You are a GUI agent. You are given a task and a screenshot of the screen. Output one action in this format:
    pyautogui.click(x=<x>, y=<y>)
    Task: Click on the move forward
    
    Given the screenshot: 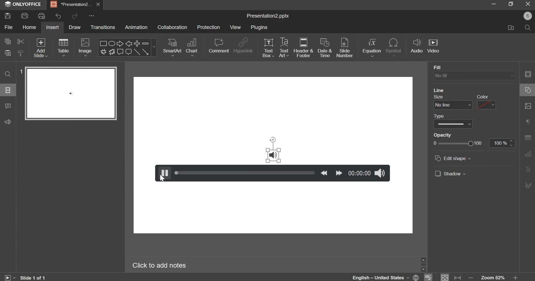 What is the action you would take?
    pyautogui.click(x=339, y=173)
    